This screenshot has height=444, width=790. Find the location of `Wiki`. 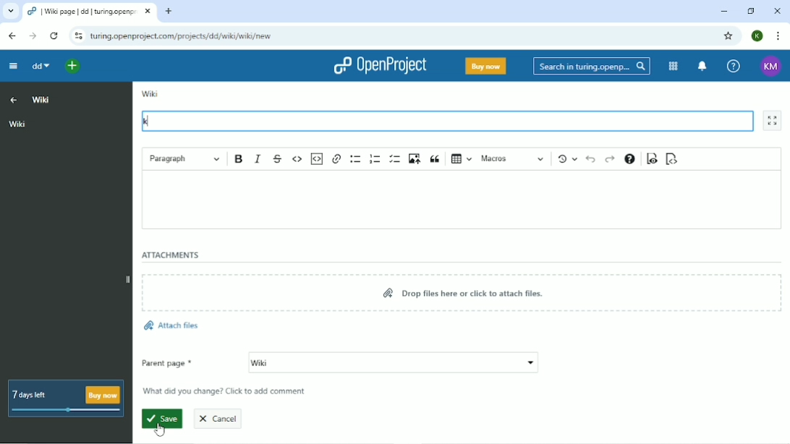

Wiki is located at coordinates (67, 122).